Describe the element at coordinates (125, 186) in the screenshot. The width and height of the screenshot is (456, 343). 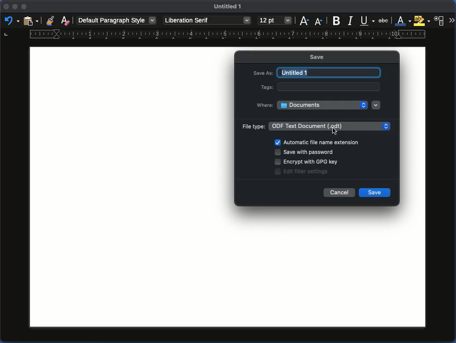
I see `Page` at that location.